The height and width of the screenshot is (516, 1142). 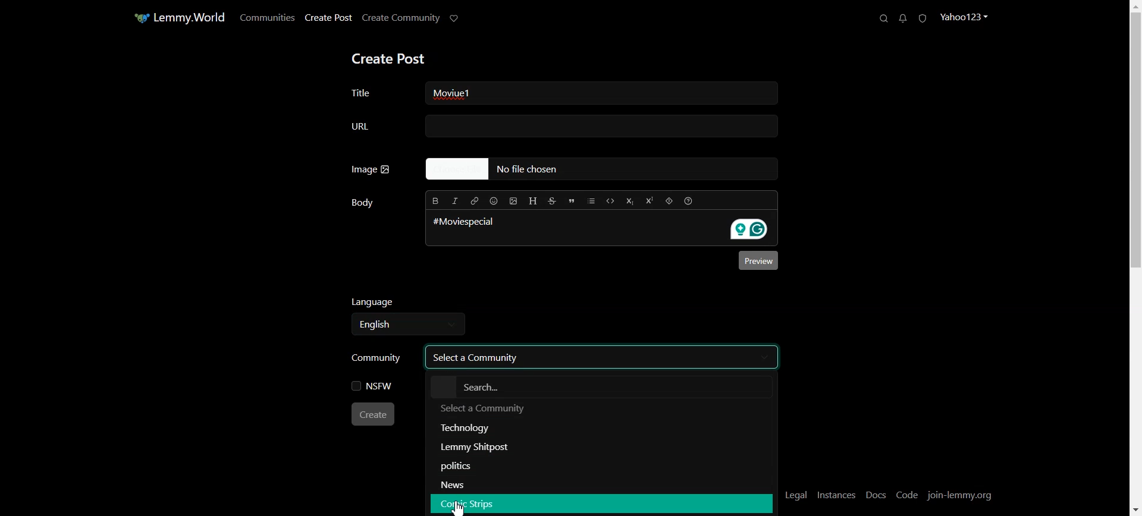 What do you see at coordinates (568, 127) in the screenshot?
I see `URL` at bounding box center [568, 127].